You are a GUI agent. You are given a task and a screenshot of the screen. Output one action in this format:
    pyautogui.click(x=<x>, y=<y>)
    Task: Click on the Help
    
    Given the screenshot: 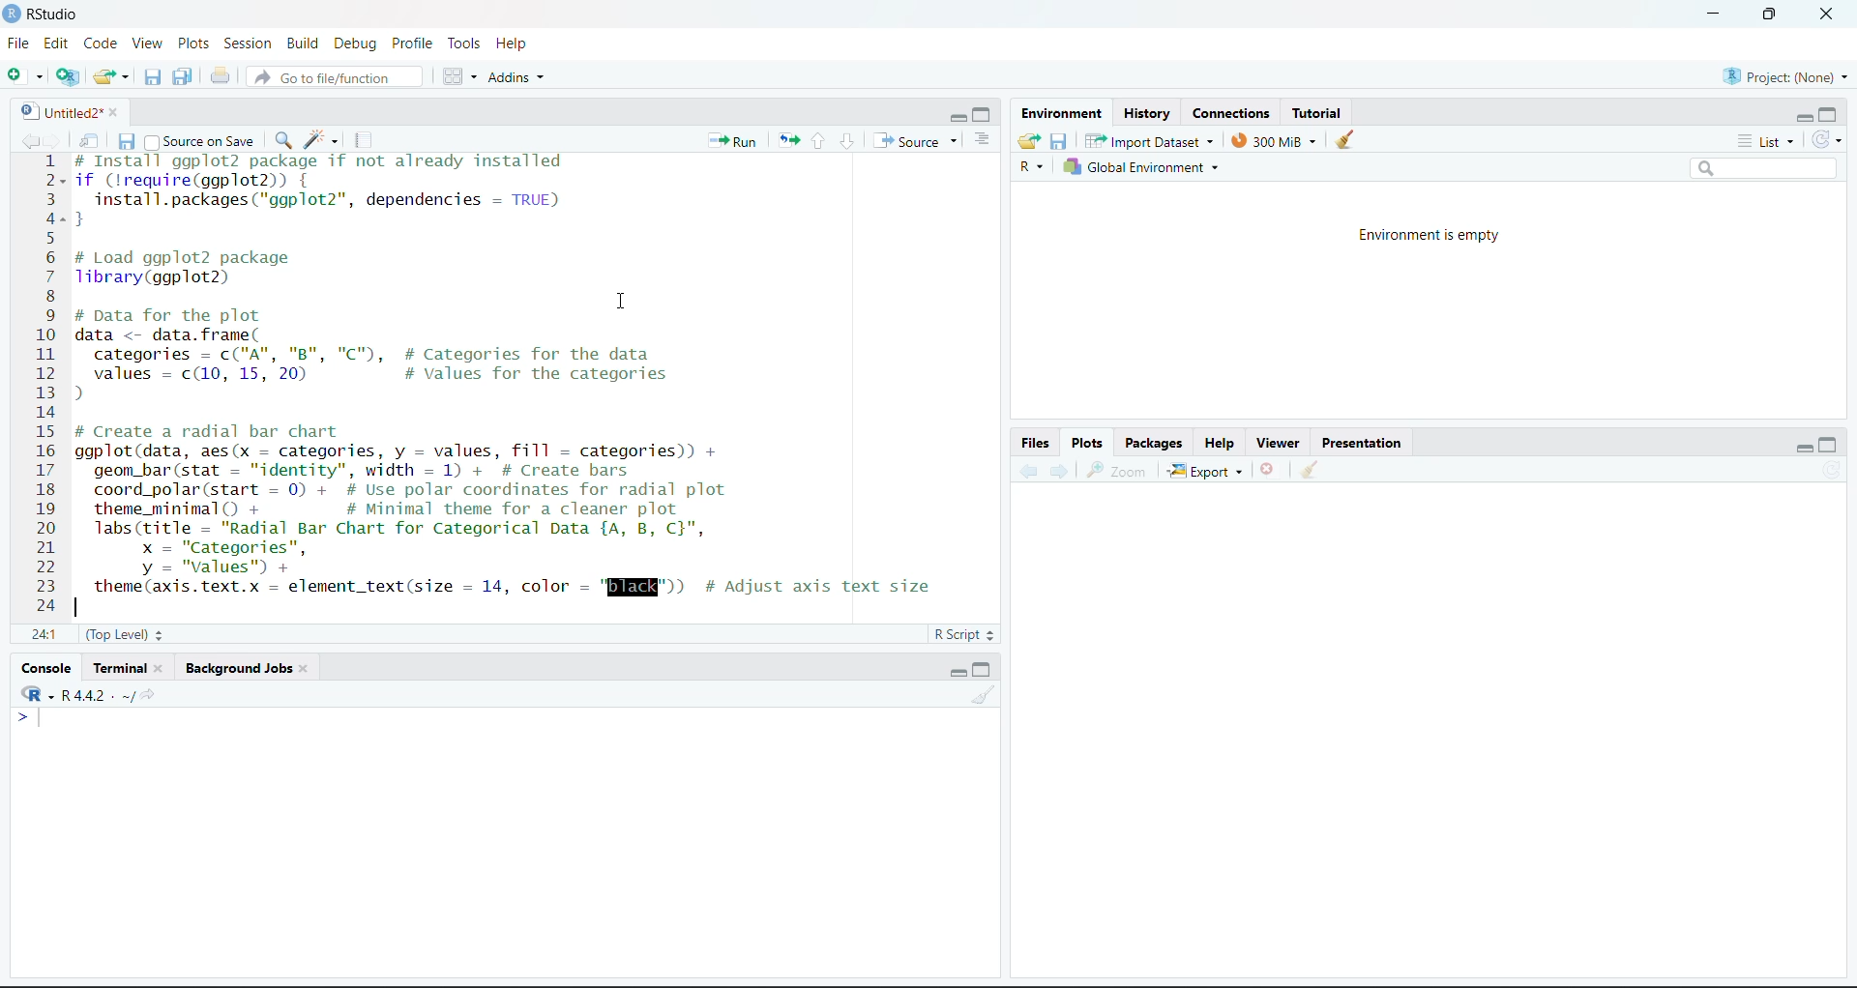 What is the action you would take?
    pyautogui.click(x=1223, y=441)
    